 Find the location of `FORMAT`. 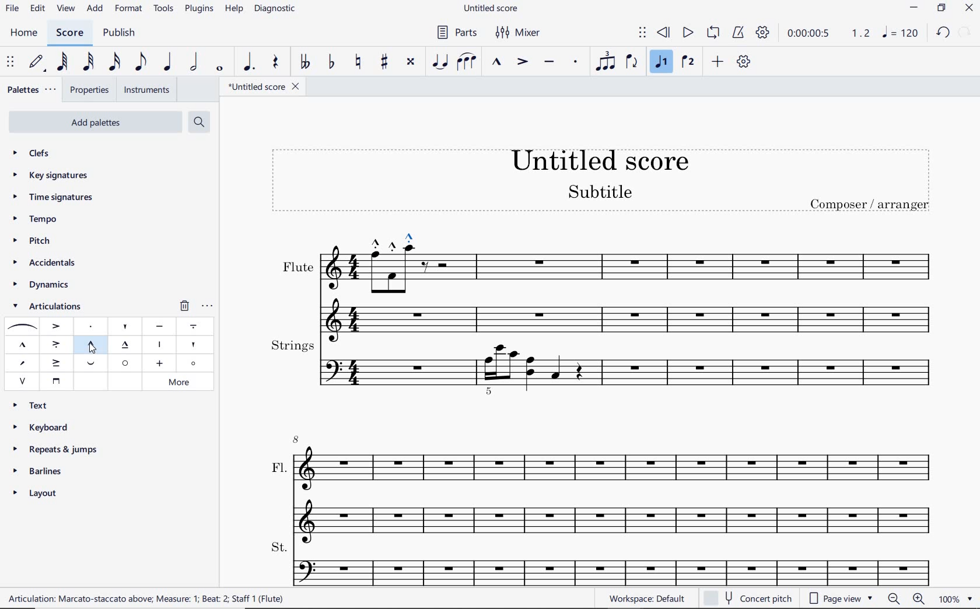

FORMAT is located at coordinates (131, 10).